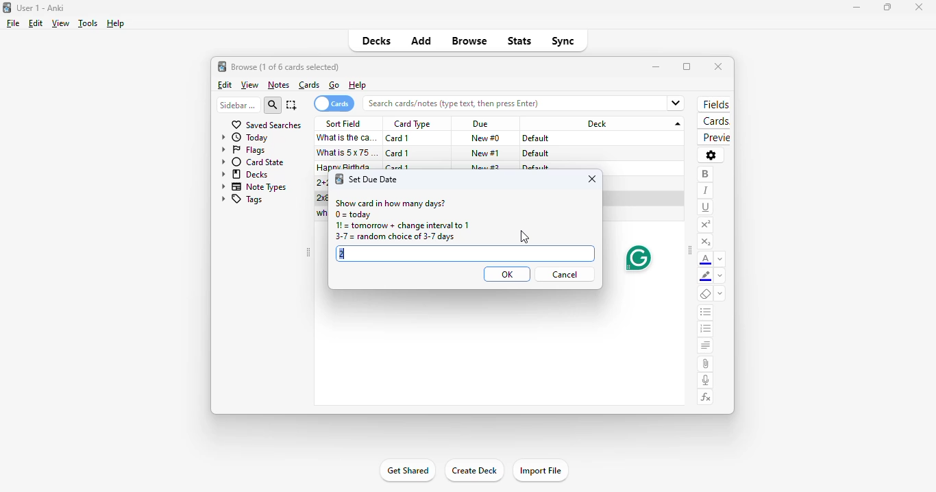  Describe the element at coordinates (537, 138) in the screenshot. I see `default` at that location.